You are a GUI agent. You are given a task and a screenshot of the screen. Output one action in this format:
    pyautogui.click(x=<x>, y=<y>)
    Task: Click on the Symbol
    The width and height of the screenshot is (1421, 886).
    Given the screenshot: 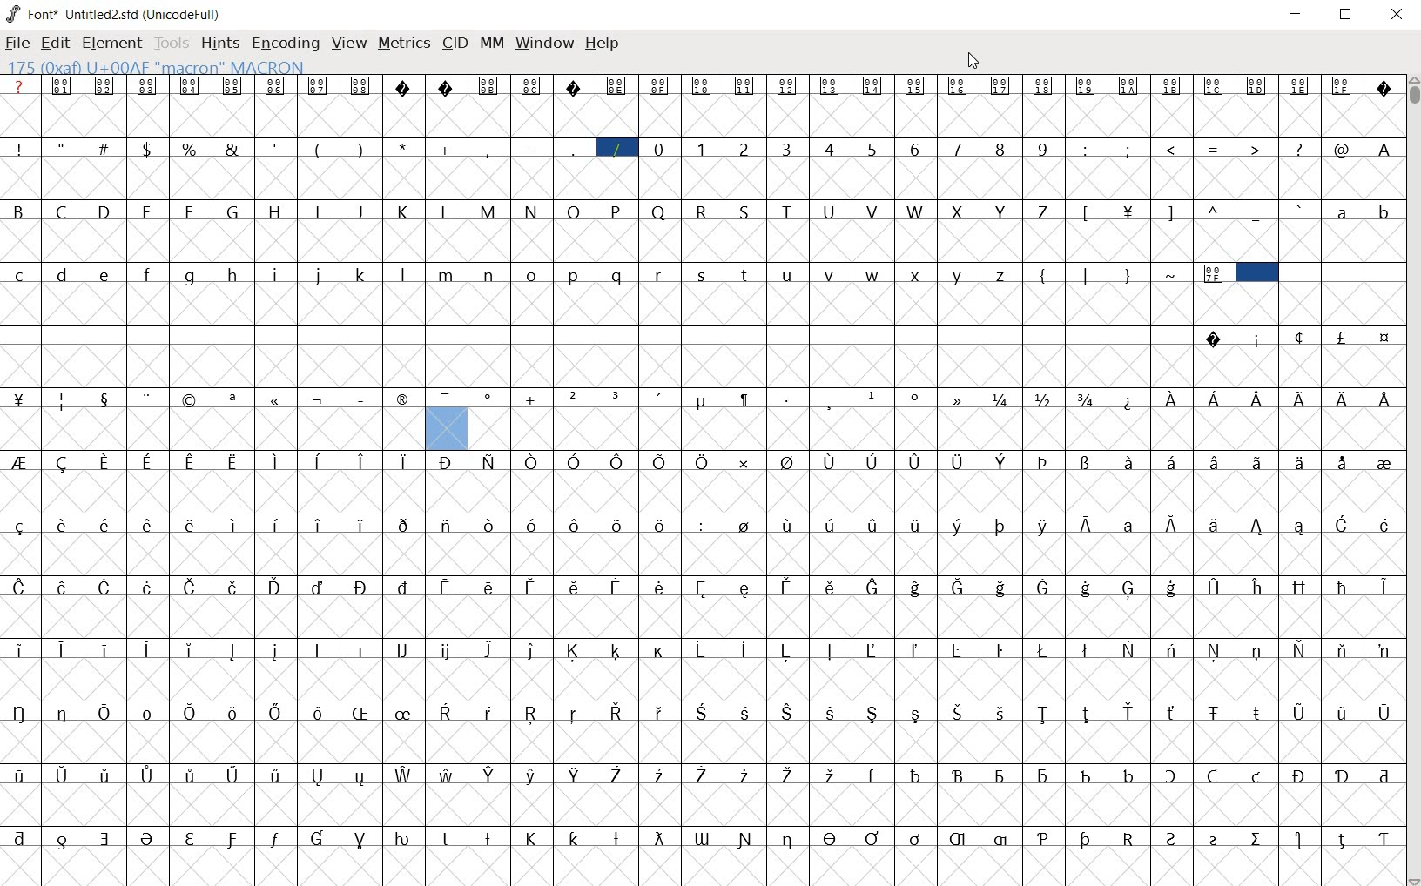 What is the action you would take?
    pyautogui.click(x=1128, y=87)
    